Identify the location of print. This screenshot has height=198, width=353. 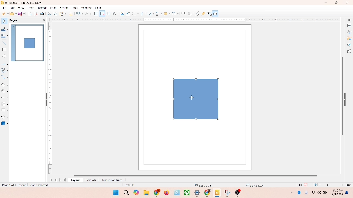
(42, 14).